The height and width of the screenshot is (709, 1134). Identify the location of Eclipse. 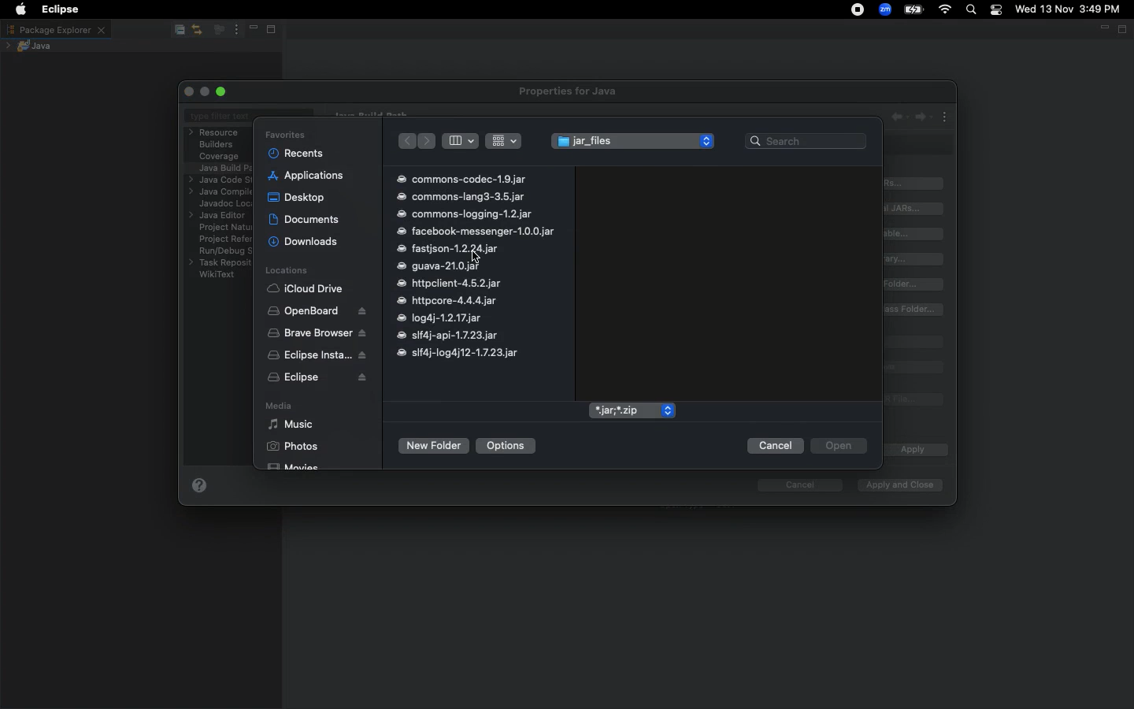
(57, 9).